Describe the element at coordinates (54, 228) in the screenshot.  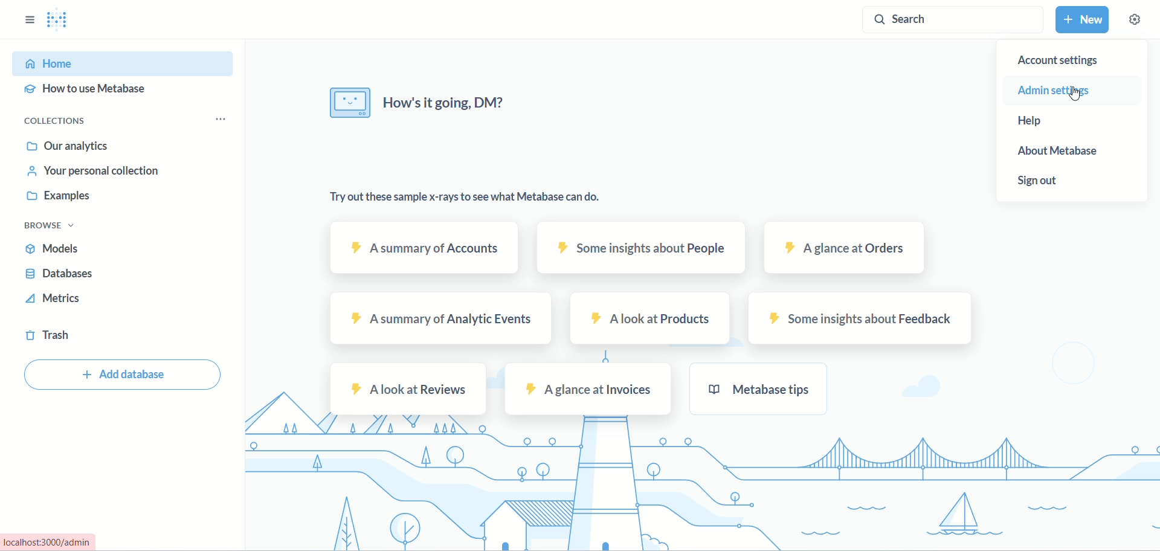
I see `browse` at that location.